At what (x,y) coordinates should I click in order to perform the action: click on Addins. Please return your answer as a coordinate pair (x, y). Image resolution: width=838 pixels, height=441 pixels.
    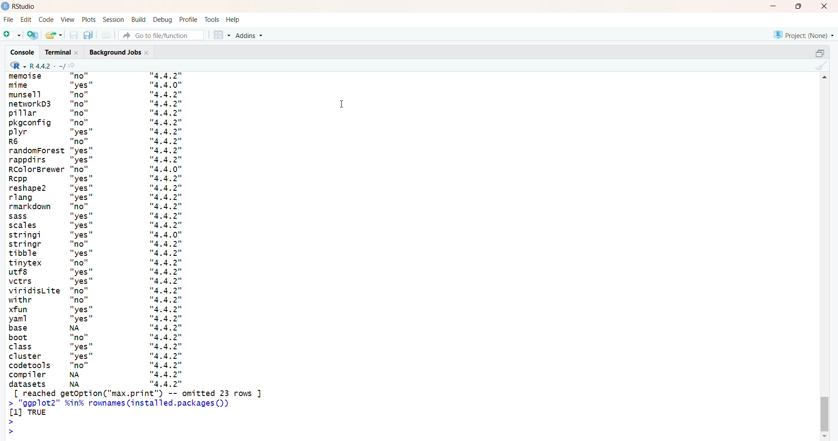
    Looking at the image, I should click on (251, 36).